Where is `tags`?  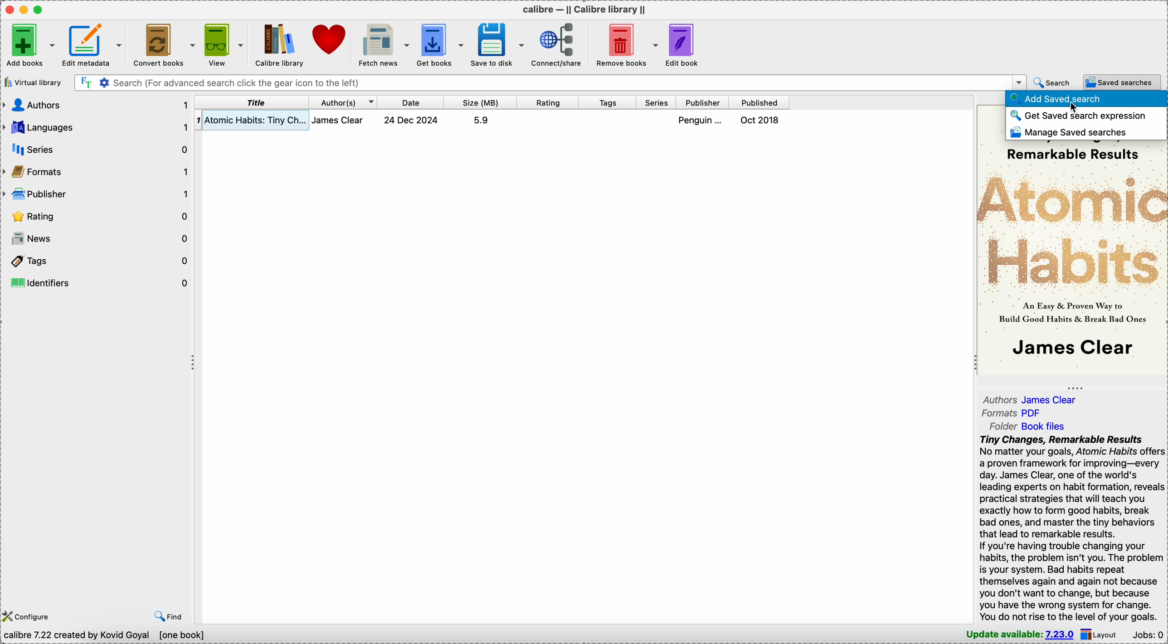 tags is located at coordinates (609, 103).